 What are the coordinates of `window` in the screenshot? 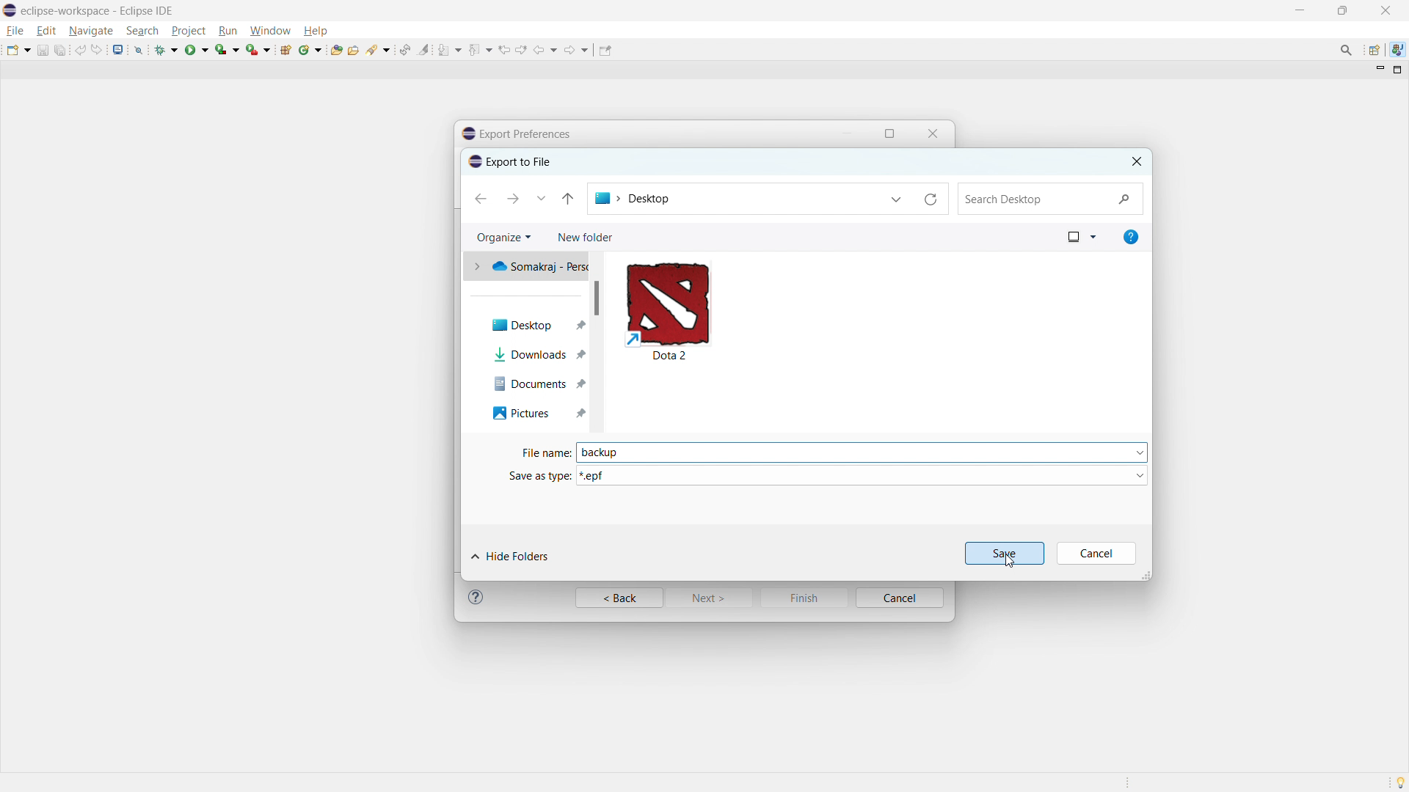 It's located at (1071, 237).